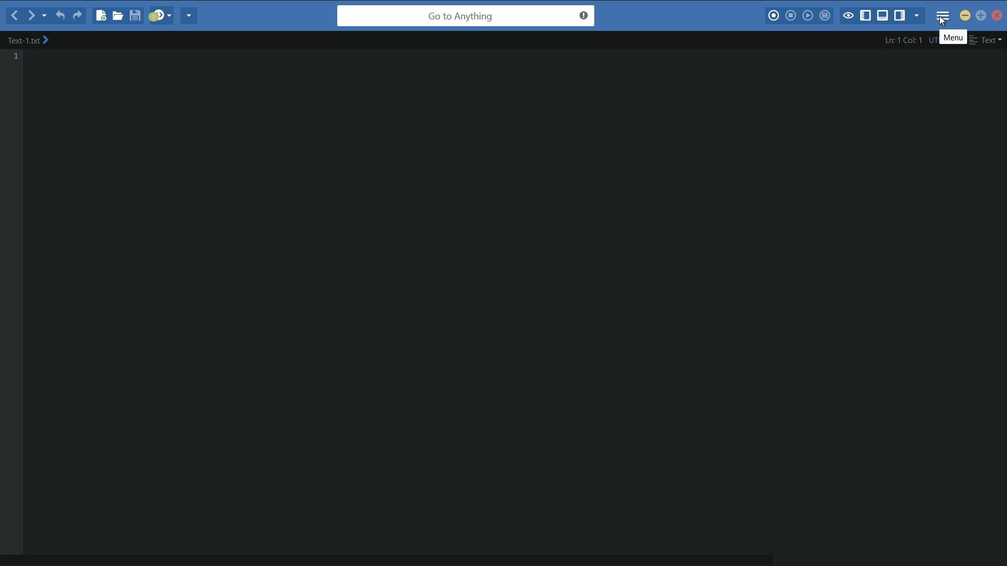  What do you see at coordinates (188, 15) in the screenshot?
I see `share current file` at bounding box center [188, 15].